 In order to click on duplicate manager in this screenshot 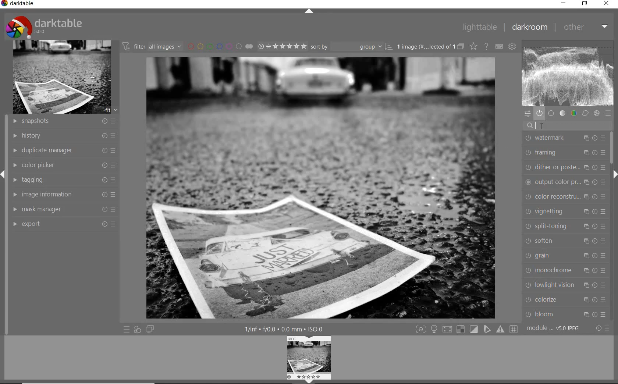, I will do `click(63, 151)`.